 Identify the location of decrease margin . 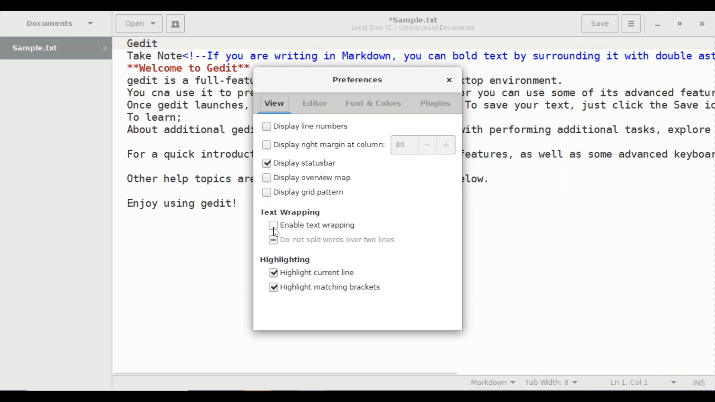
(427, 145).